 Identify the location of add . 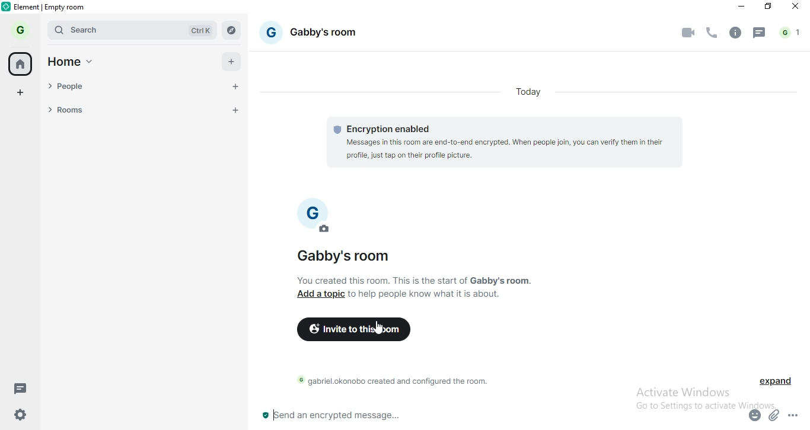
(234, 62).